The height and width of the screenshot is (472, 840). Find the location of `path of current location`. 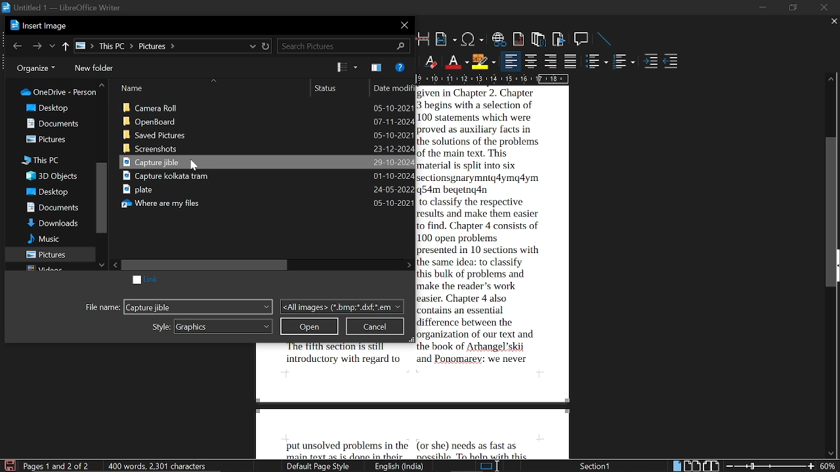

path of current location is located at coordinates (126, 46).